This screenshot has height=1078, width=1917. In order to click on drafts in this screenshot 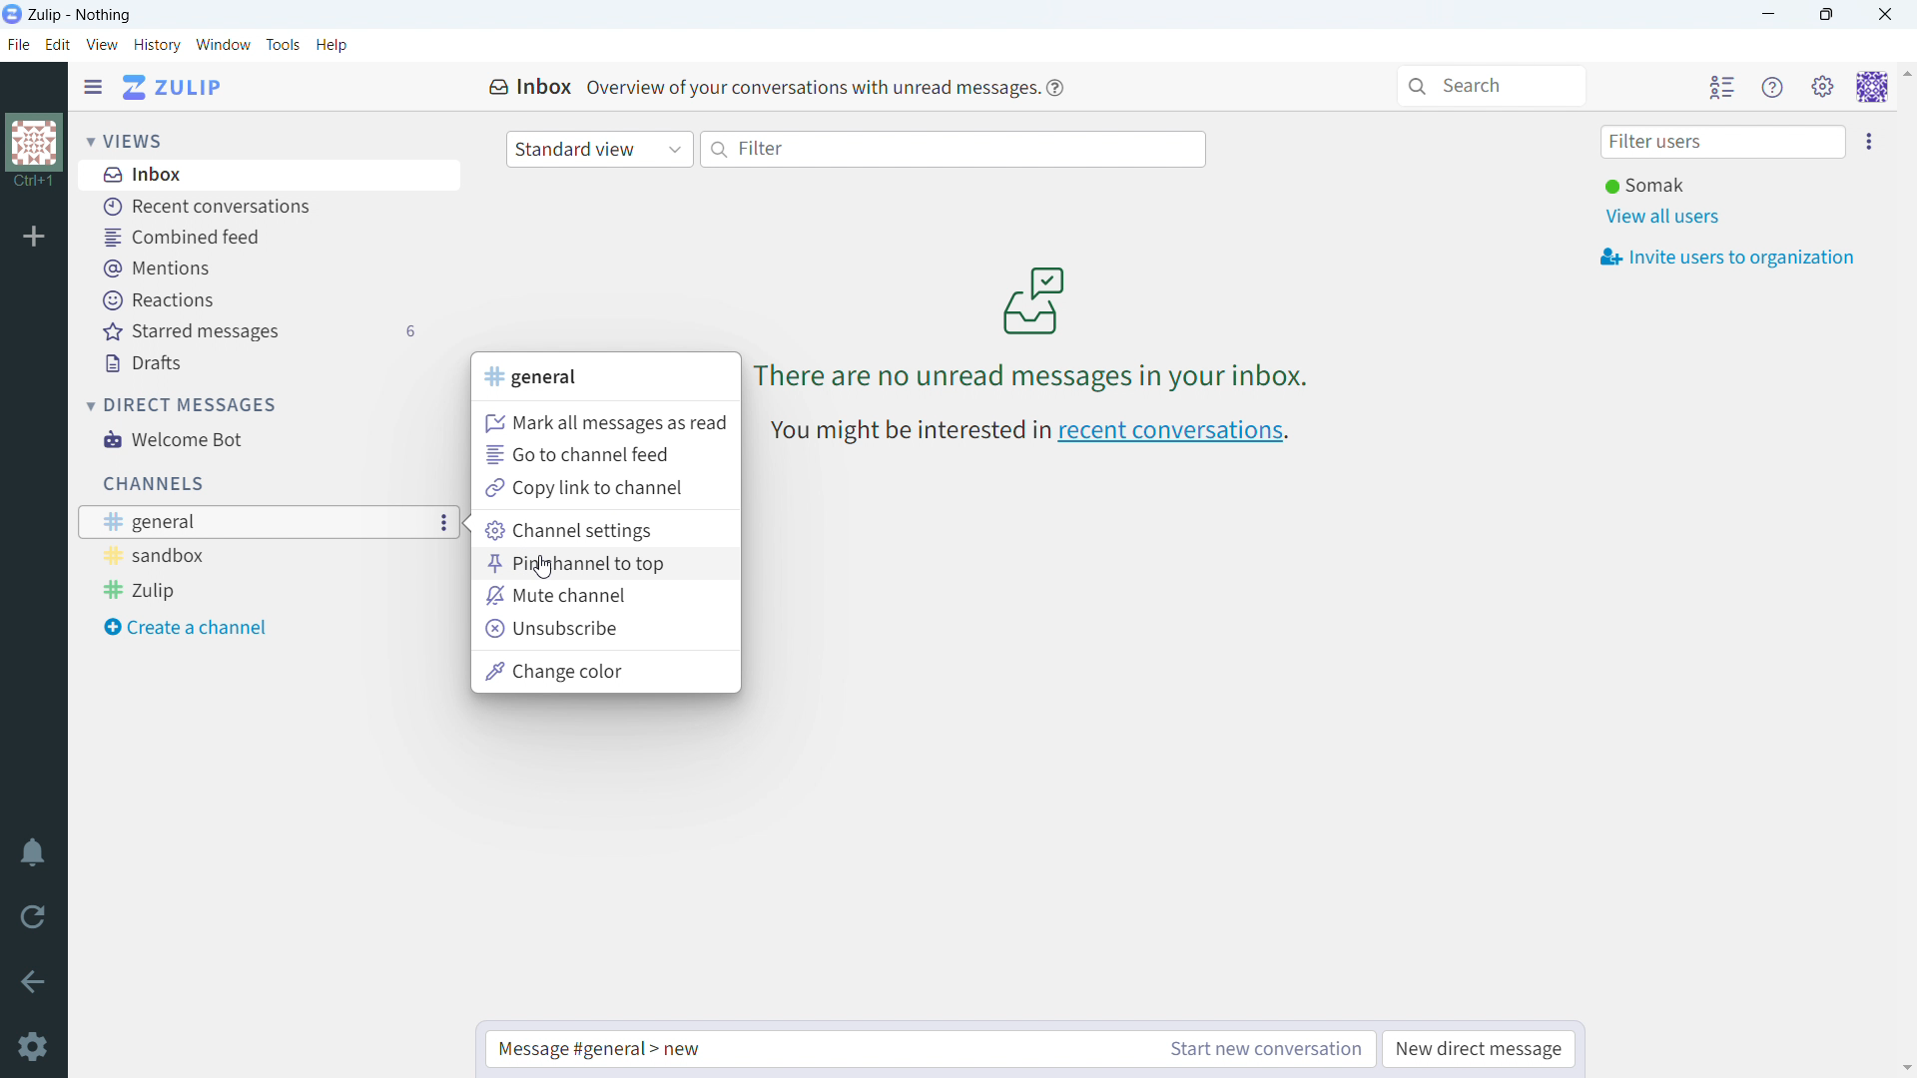, I will do `click(259, 364)`.